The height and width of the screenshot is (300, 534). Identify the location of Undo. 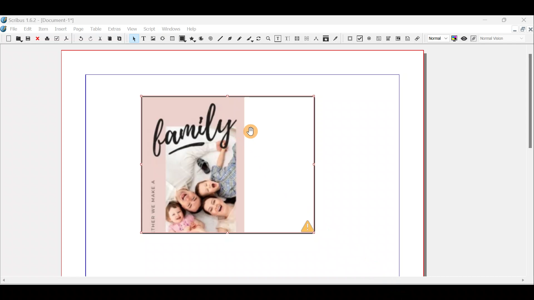
(79, 39).